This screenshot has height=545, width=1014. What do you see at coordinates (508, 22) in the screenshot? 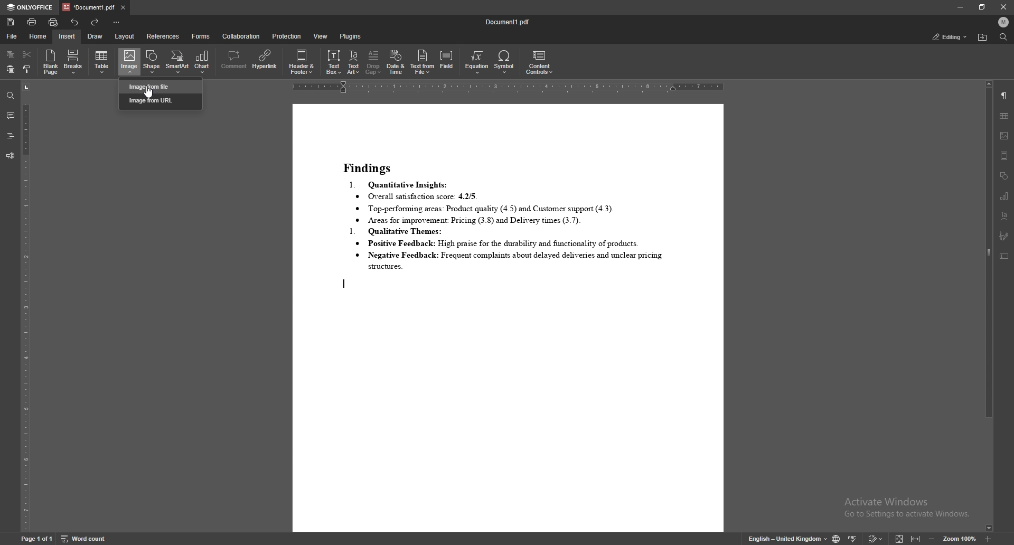
I see `file name` at bounding box center [508, 22].